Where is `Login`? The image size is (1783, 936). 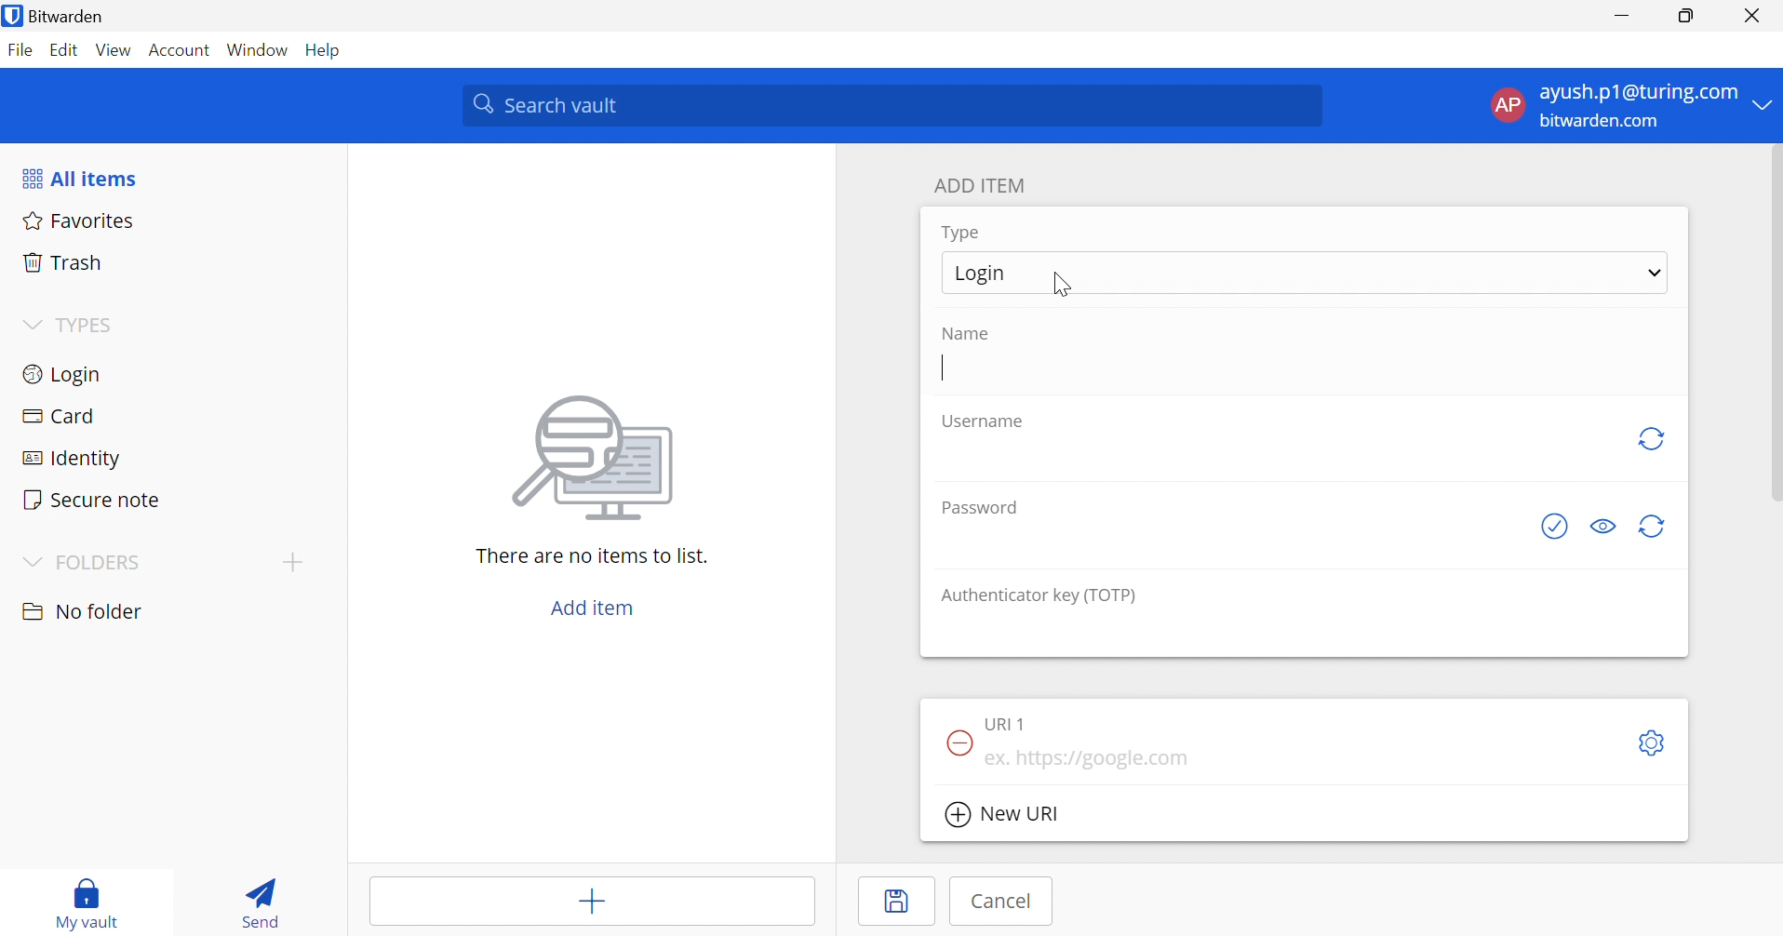 Login is located at coordinates (60, 377).